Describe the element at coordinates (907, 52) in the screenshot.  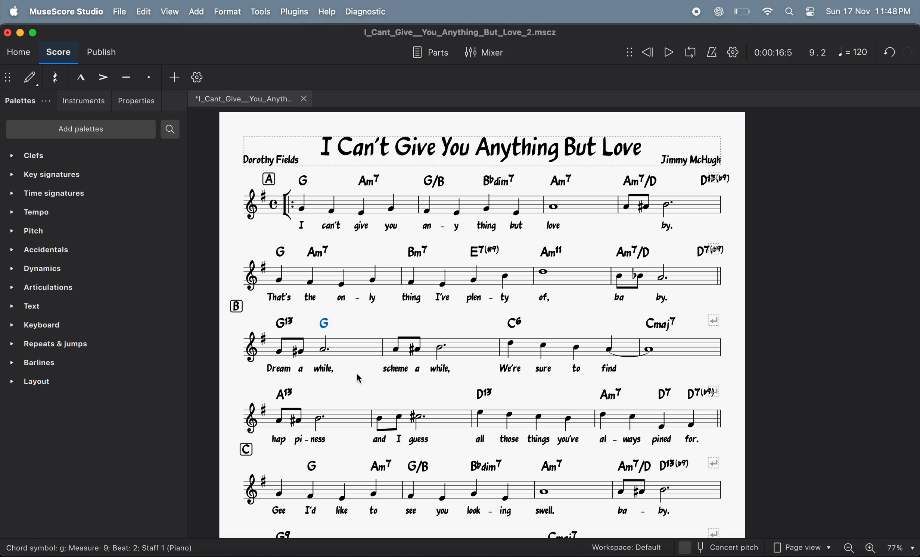
I see `redo` at that location.